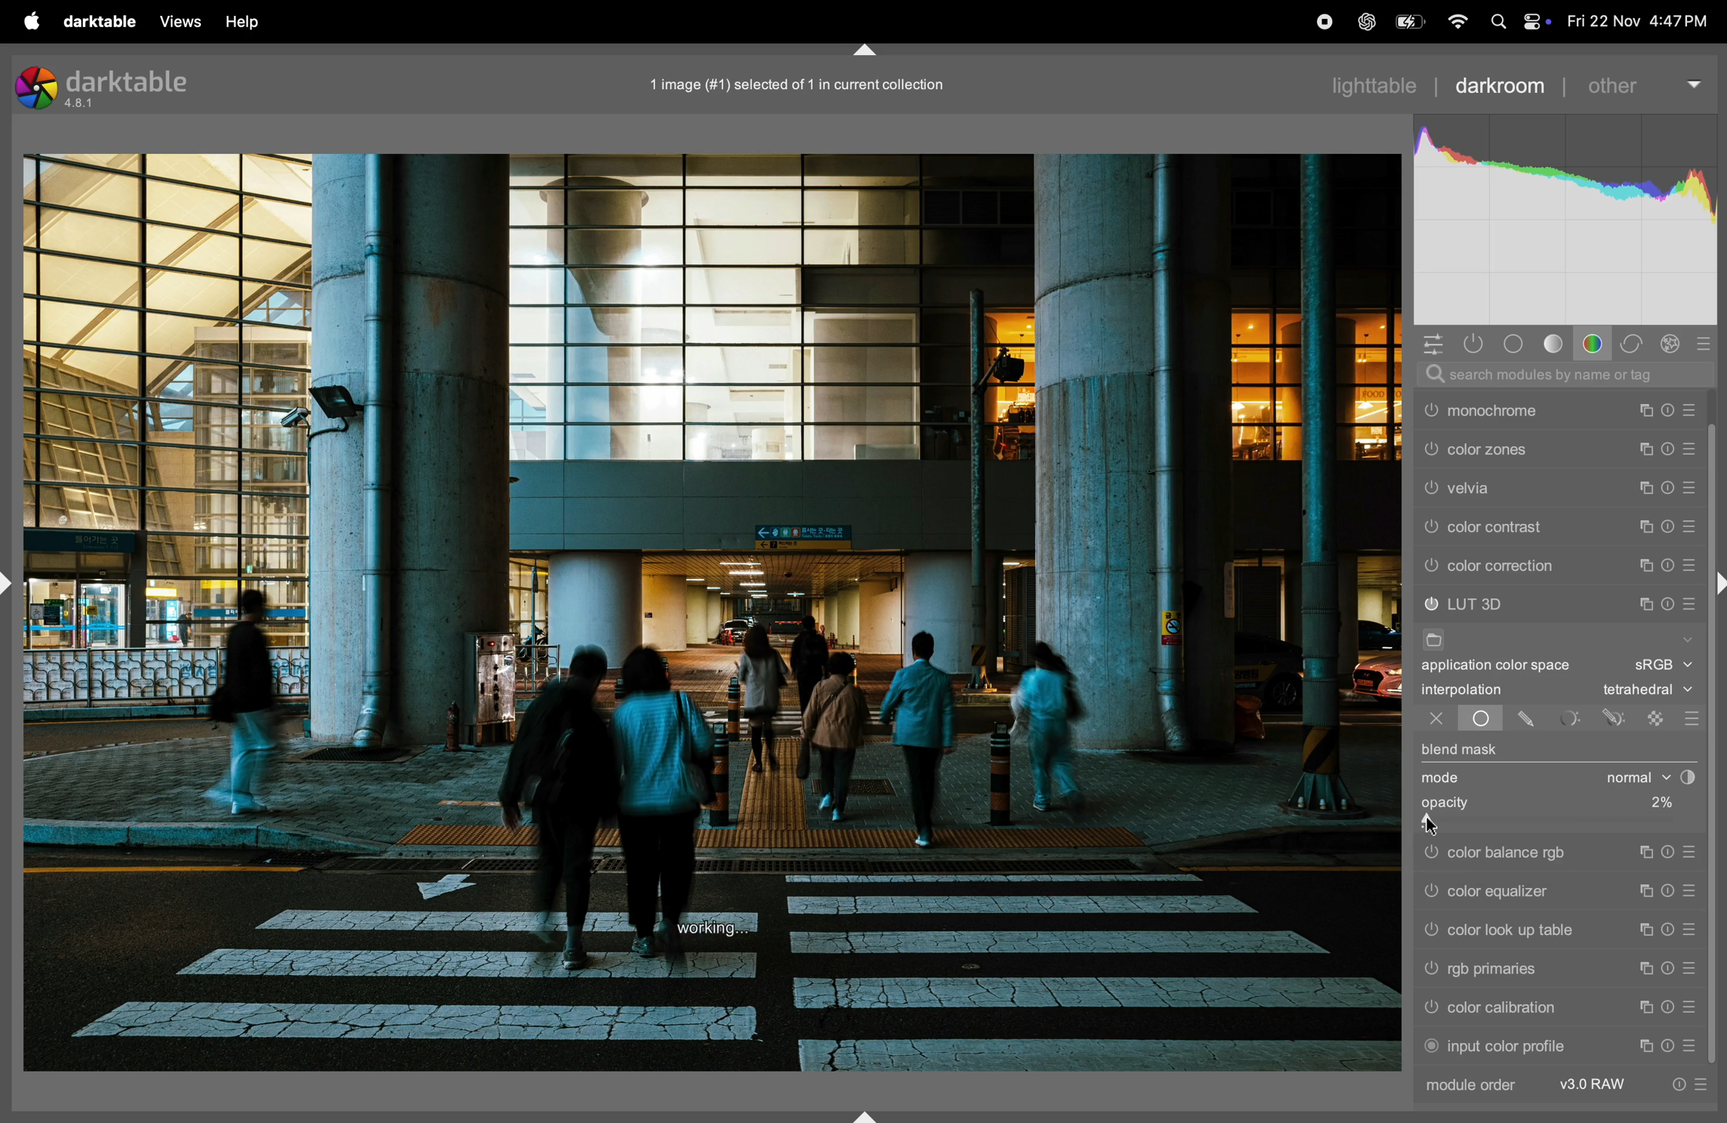 Image resolution: width=1727 pixels, height=1123 pixels. Describe the element at coordinates (1689, 969) in the screenshot. I see `presets` at that location.